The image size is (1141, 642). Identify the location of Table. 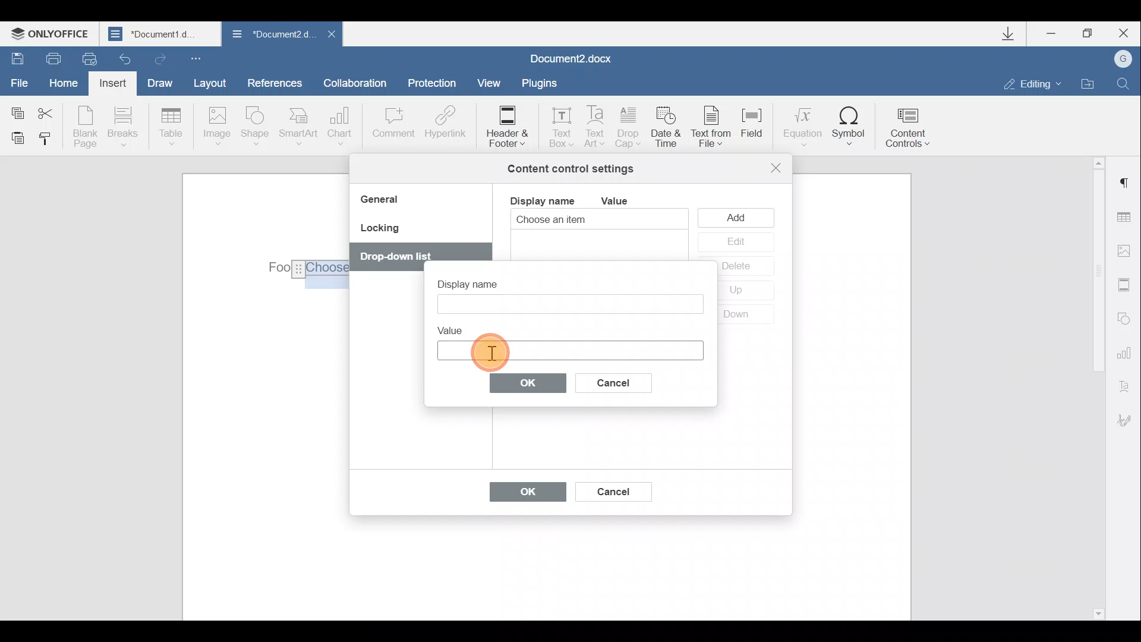
(172, 128).